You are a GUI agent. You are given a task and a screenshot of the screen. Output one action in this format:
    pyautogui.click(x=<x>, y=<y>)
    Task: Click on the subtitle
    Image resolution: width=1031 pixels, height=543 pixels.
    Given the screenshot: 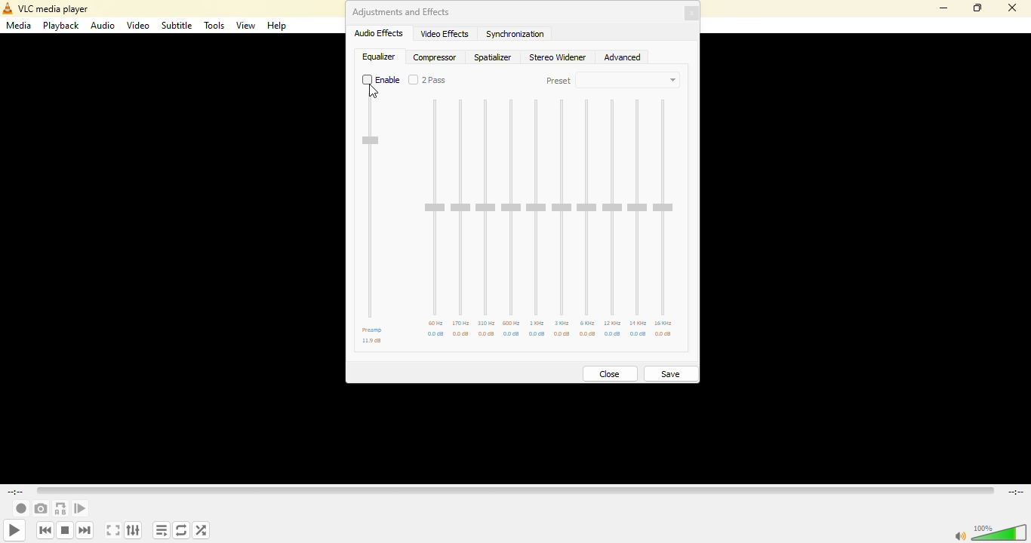 What is the action you would take?
    pyautogui.click(x=177, y=26)
    